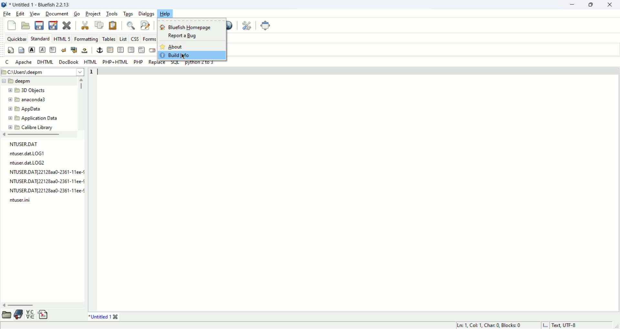 The width and height of the screenshot is (620, 329). What do you see at coordinates (67, 26) in the screenshot?
I see `close` at bounding box center [67, 26].